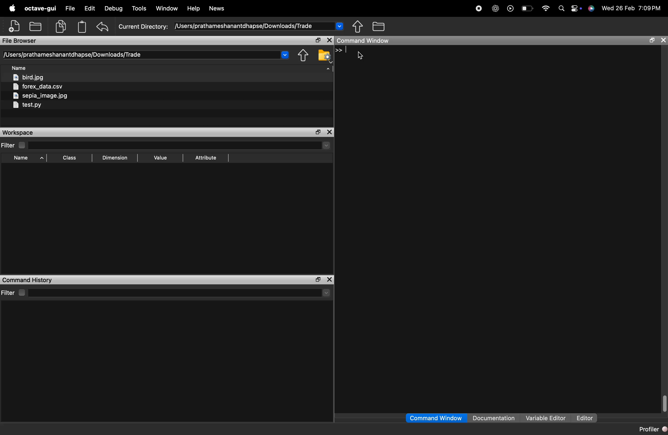  Describe the element at coordinates (217, 9) in the screenshot. I see `news` at that location.